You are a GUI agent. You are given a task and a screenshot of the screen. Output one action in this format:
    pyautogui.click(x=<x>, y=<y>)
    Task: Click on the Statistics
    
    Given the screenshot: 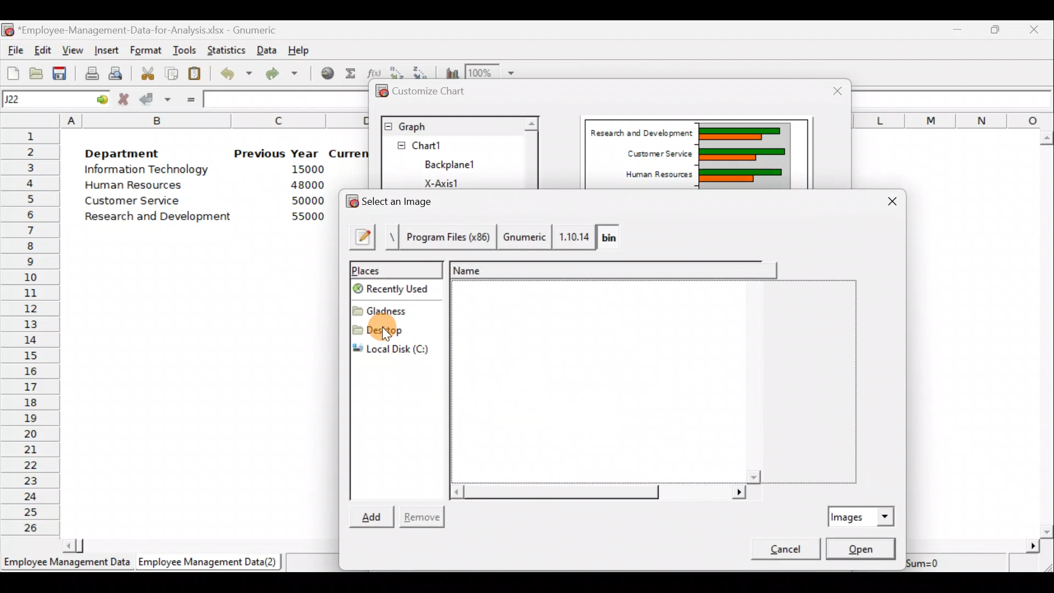 What is the action you would take?
    pyautogui.click(x=227, y=47)
    